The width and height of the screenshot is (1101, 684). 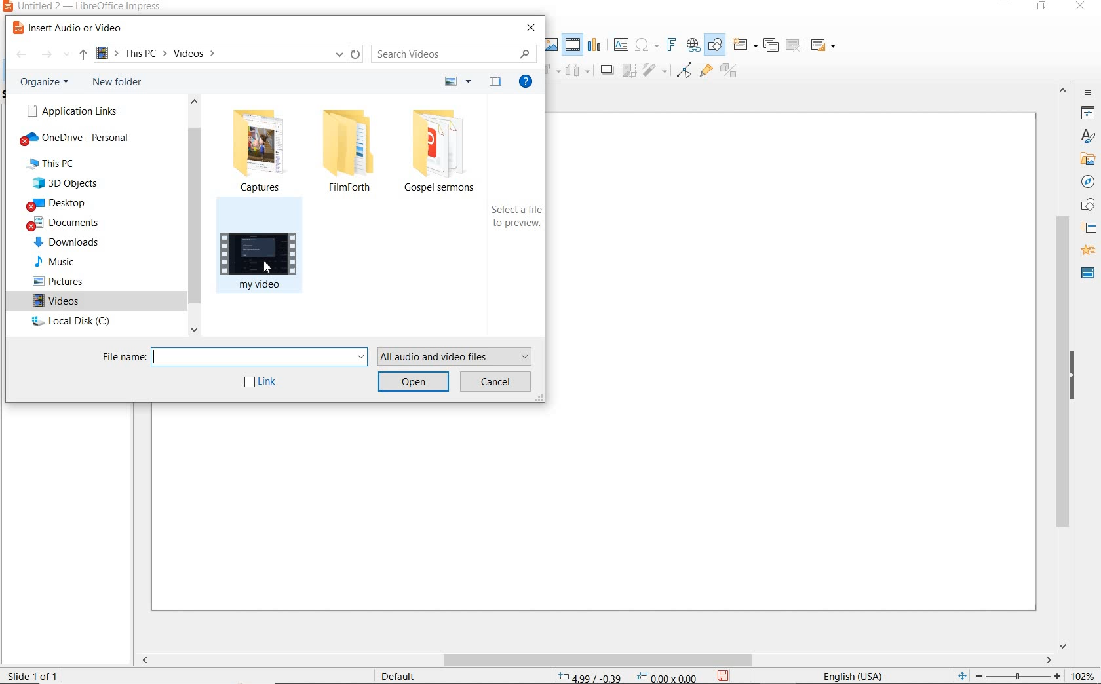 I want to click on SAVE, so click(x=727, y=674).